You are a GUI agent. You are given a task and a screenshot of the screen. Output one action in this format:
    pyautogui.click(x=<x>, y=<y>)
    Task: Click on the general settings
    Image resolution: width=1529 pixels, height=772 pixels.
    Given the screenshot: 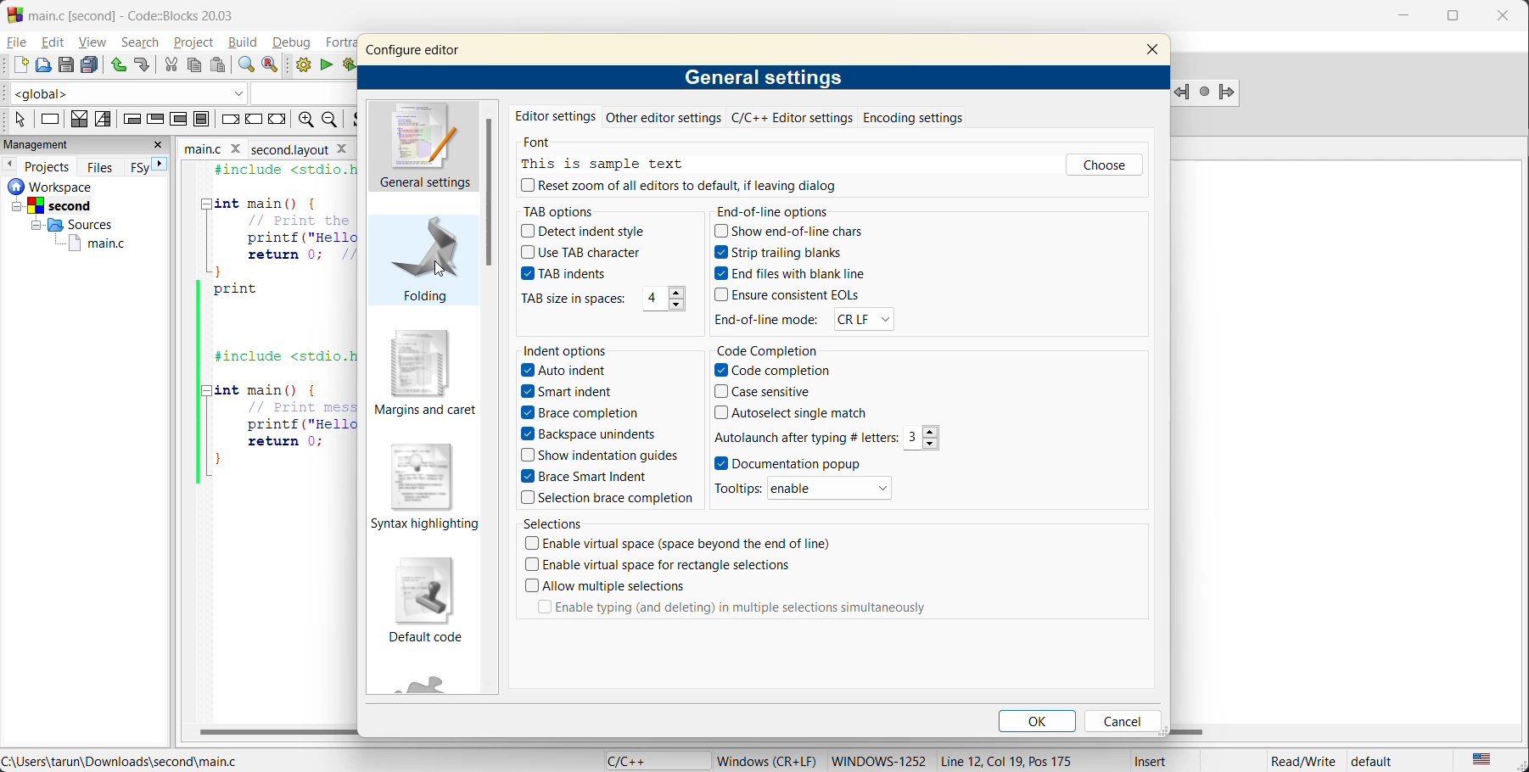 What is the action you would take?
    pyautogui.click(x=417, y=151)
    